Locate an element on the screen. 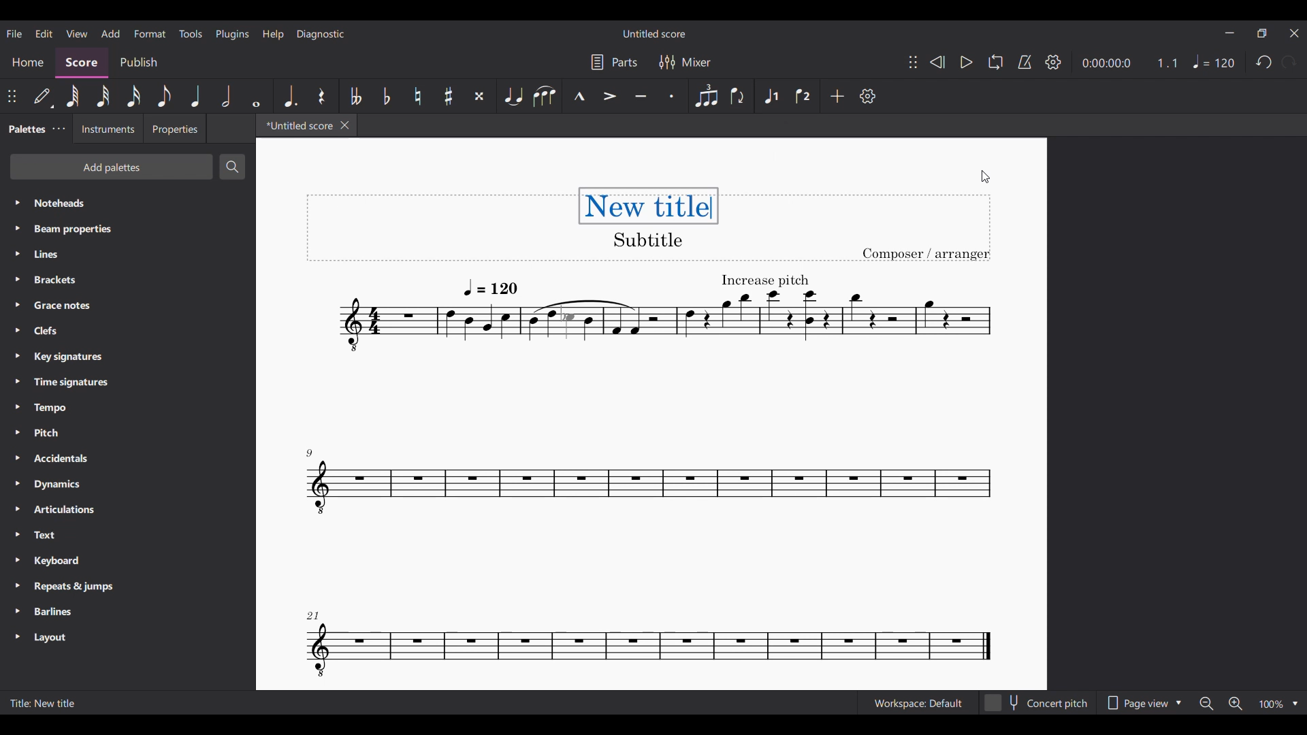  Home section is located at coordinates (28, 63).